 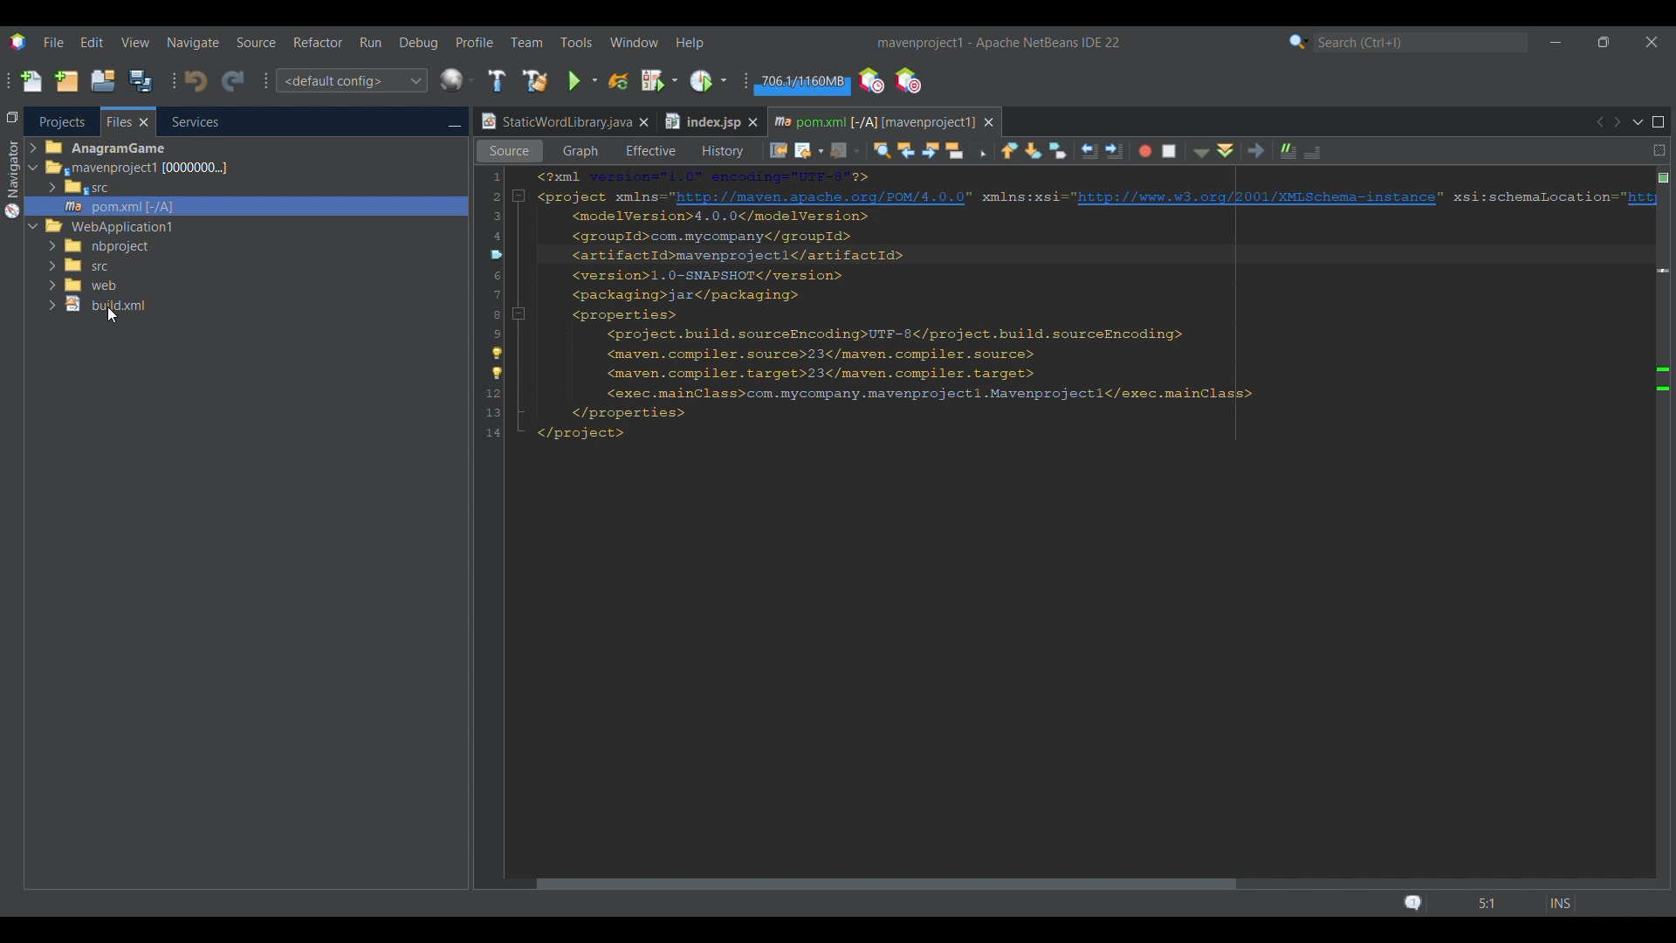 I want to click on Next bookmark, so click(x=1035, y=150).